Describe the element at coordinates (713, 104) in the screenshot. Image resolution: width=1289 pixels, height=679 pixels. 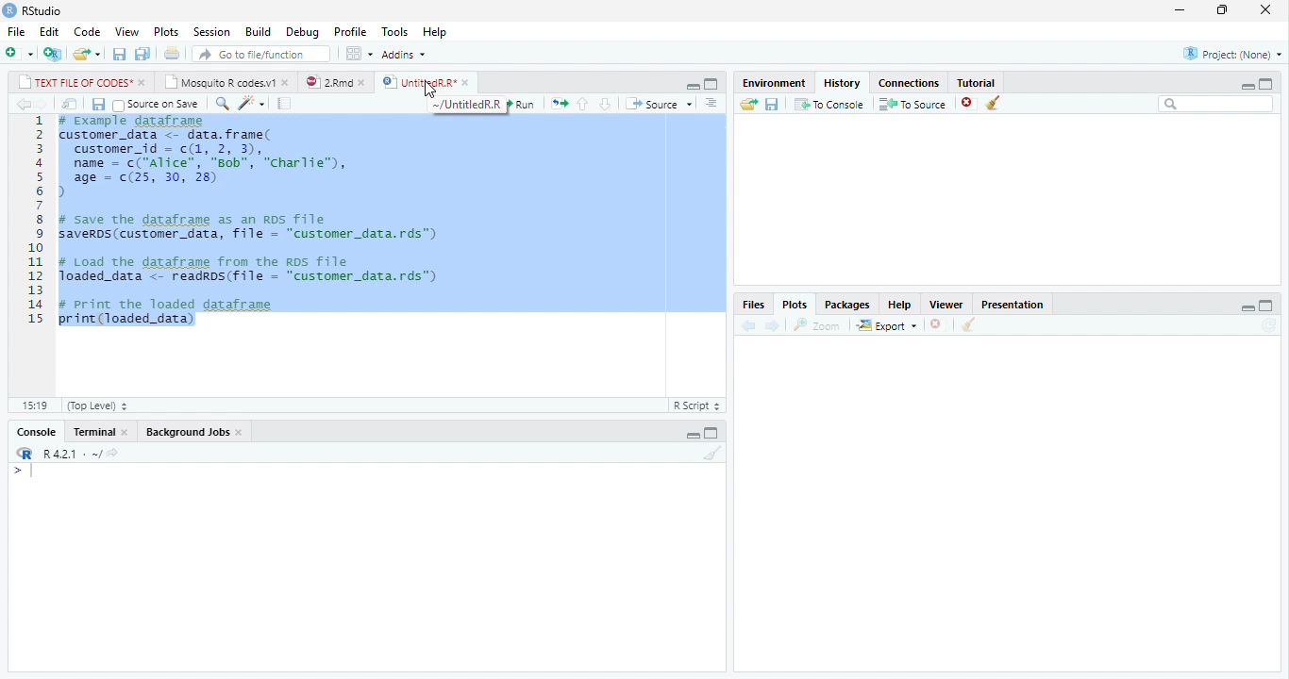
I see `options` at that location.